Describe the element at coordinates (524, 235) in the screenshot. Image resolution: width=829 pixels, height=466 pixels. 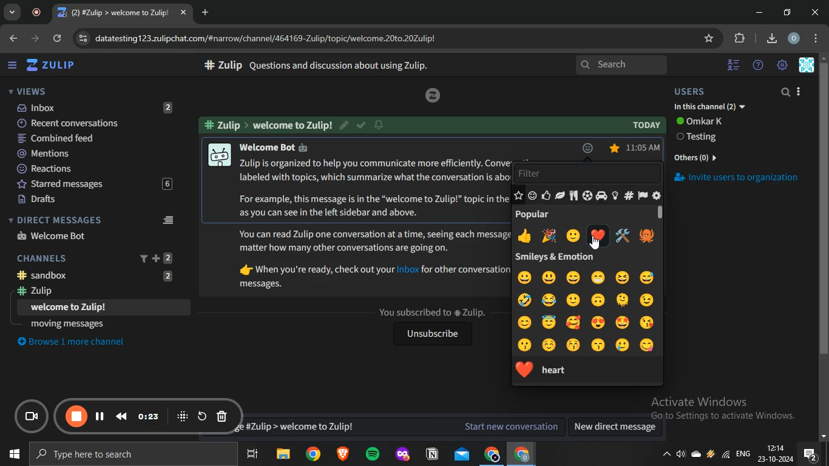
I see `+1` at that location.